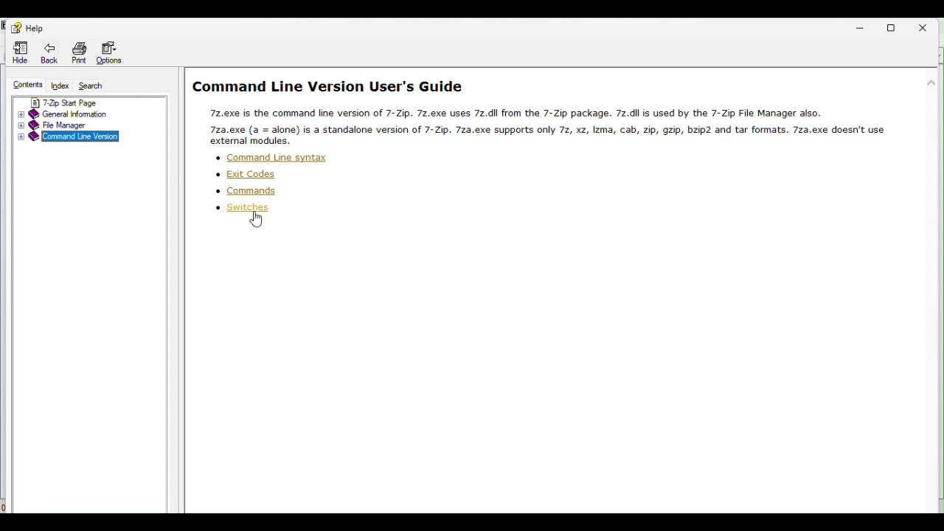  Describe the element at coordinates (49, 50) in the screenshot. I see `Back` at that location.